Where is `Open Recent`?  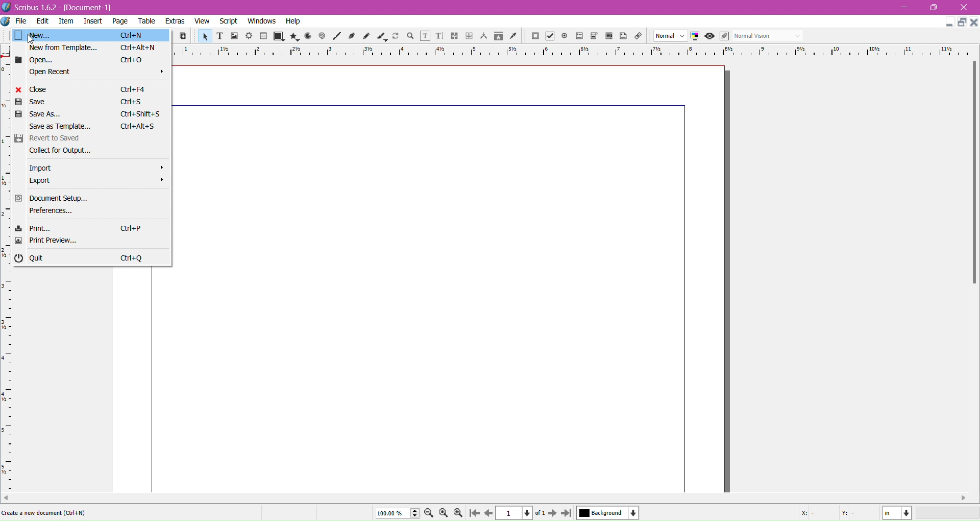 Open Recent is located at coordinates (92, 74).